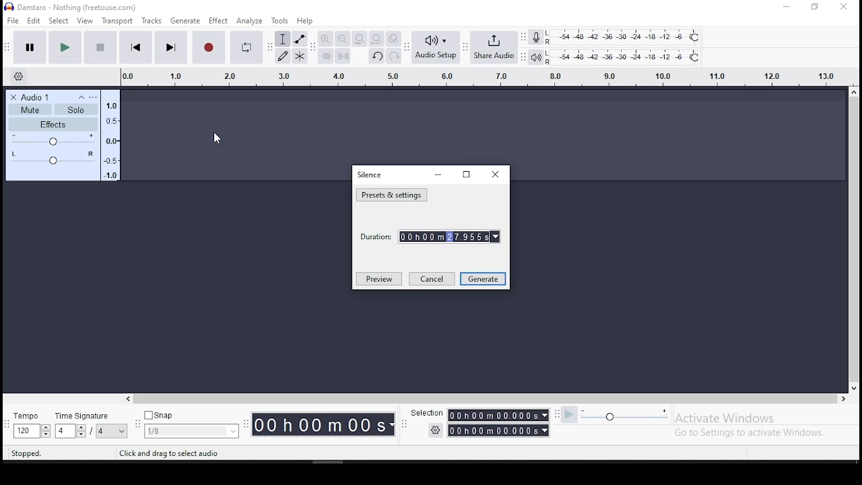  What do you see at coordinates (341, 56) in the screenshot?
I see `silence audio signal` at bounding box center [341, 56].